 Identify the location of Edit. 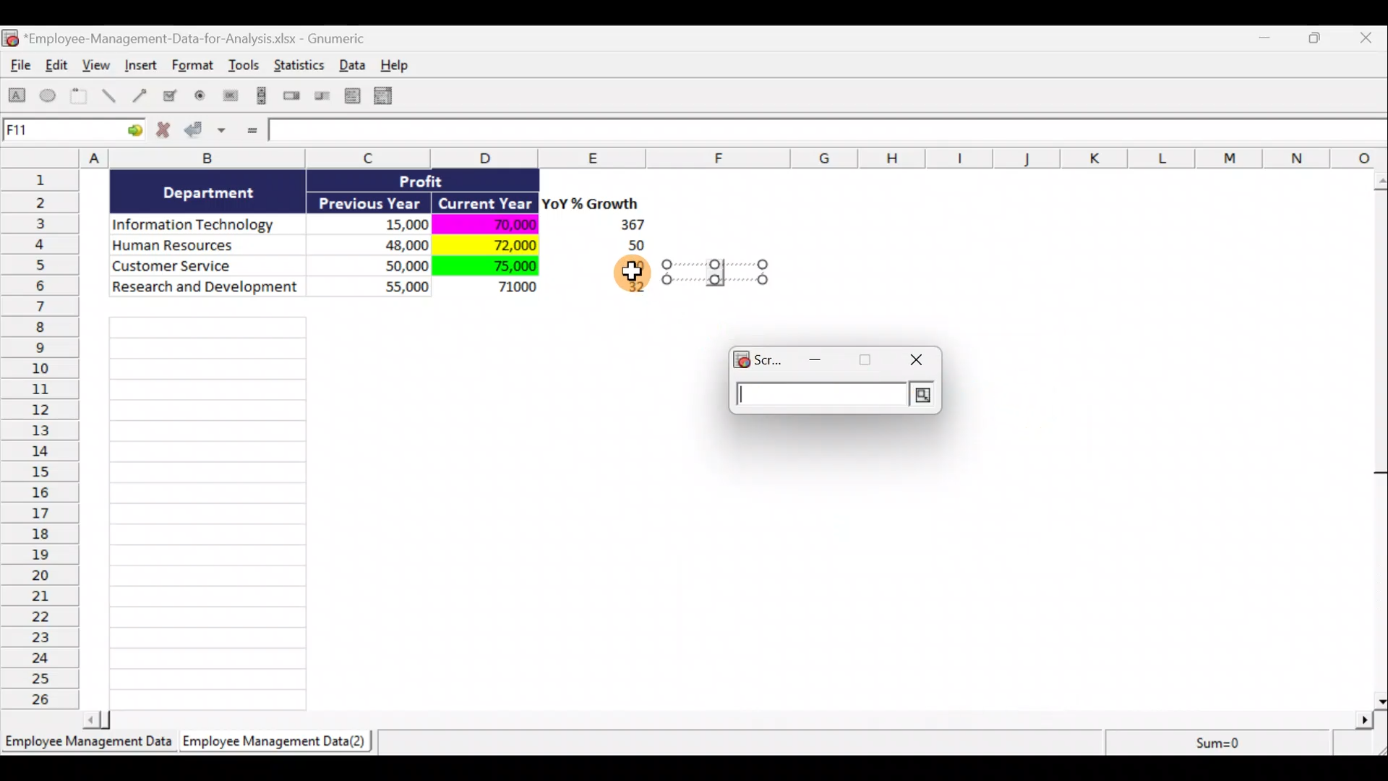
(58, 67).